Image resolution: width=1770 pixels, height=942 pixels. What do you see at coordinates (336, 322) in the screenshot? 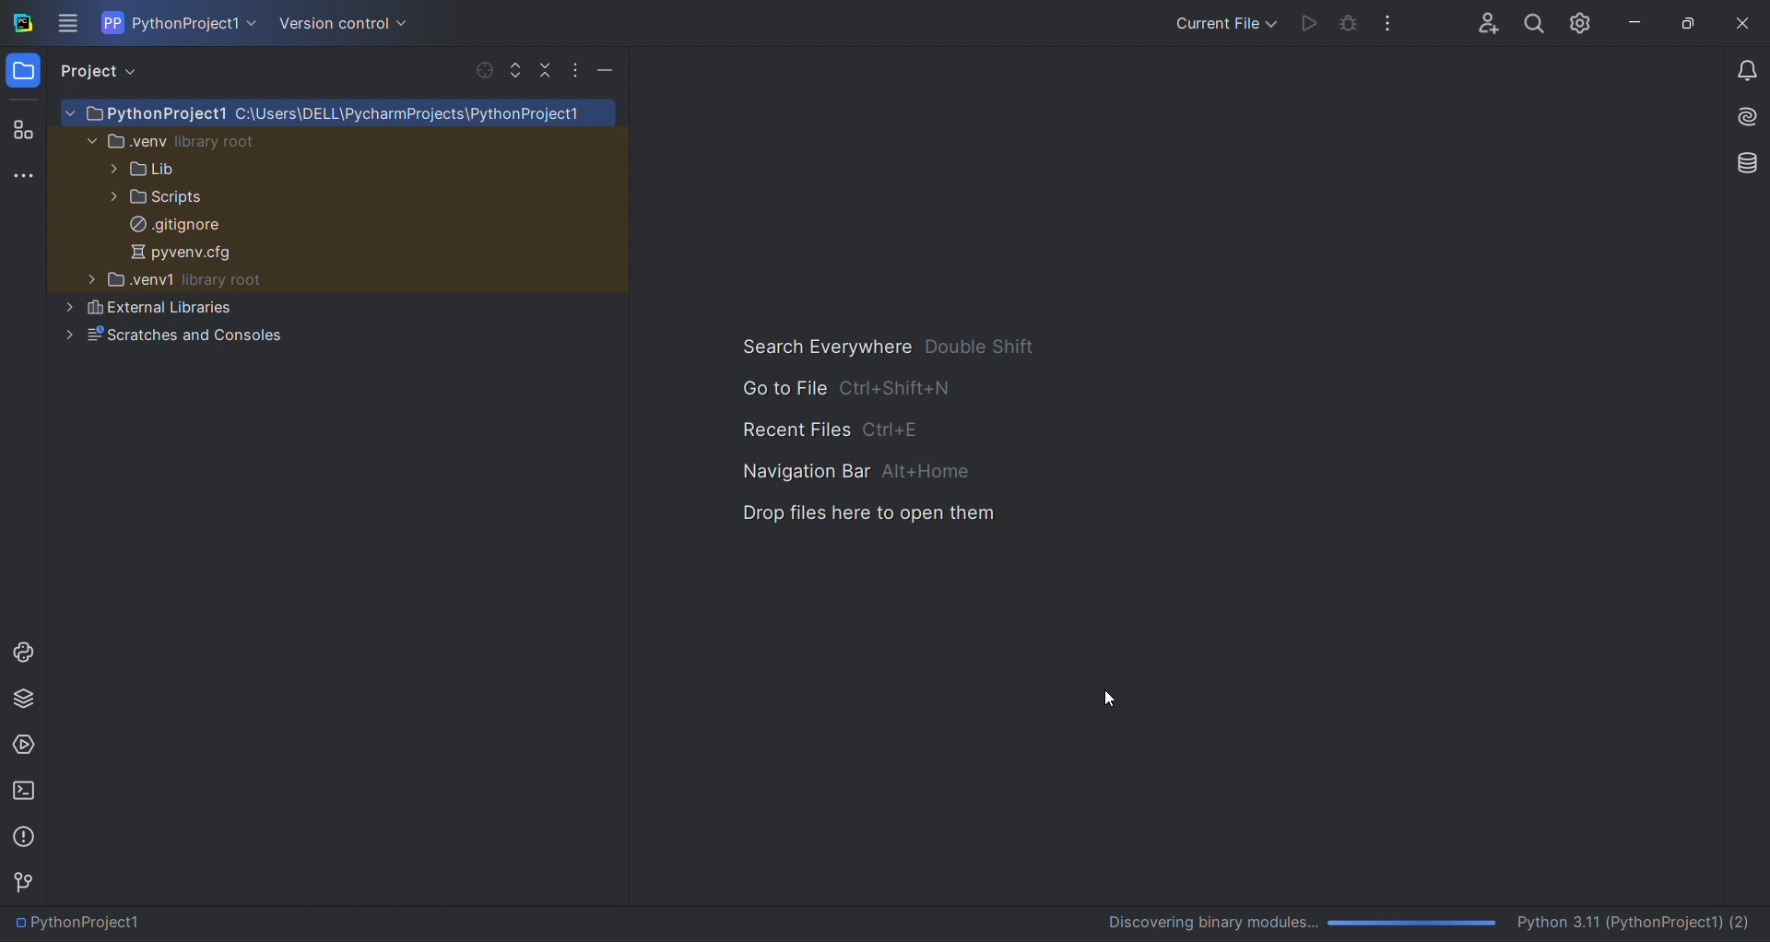
I see `file tree` at bounding box center [336, 322].